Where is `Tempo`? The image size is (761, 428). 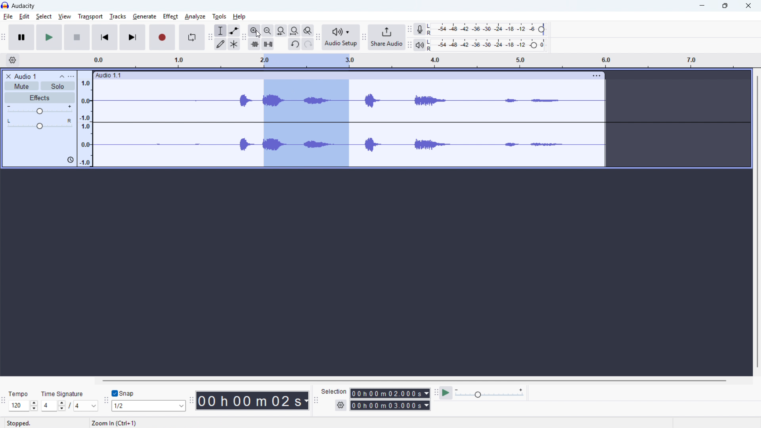
Tempo is located at coordinates (19, 393).